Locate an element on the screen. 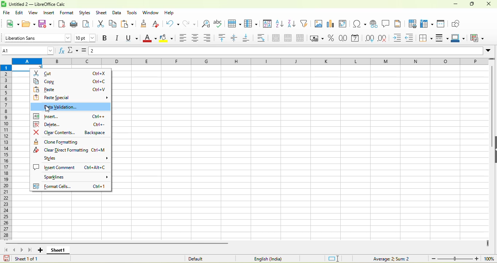 Image resolution: width=497 pixels, height=263 pixels. delete decimal is located at coordinates (386, 39).